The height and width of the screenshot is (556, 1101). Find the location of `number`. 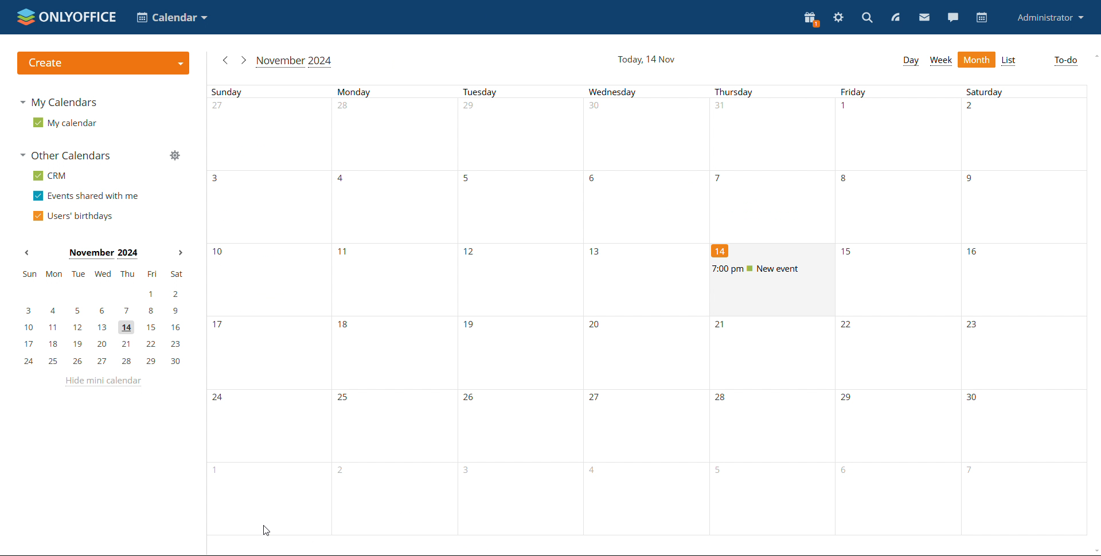

number is located at coordinates (217, 324).